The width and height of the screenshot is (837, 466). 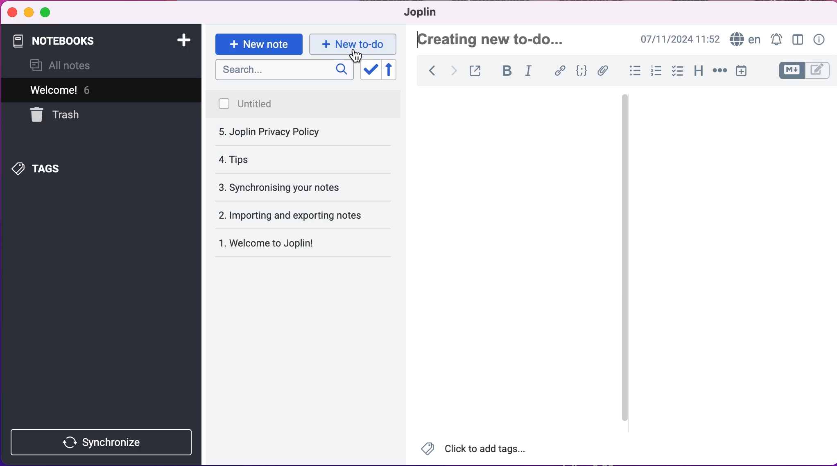 What do you see at coordinates (510, 264) in the screenshot?
I see `Empty canvas` at bounding box center [510, 264].